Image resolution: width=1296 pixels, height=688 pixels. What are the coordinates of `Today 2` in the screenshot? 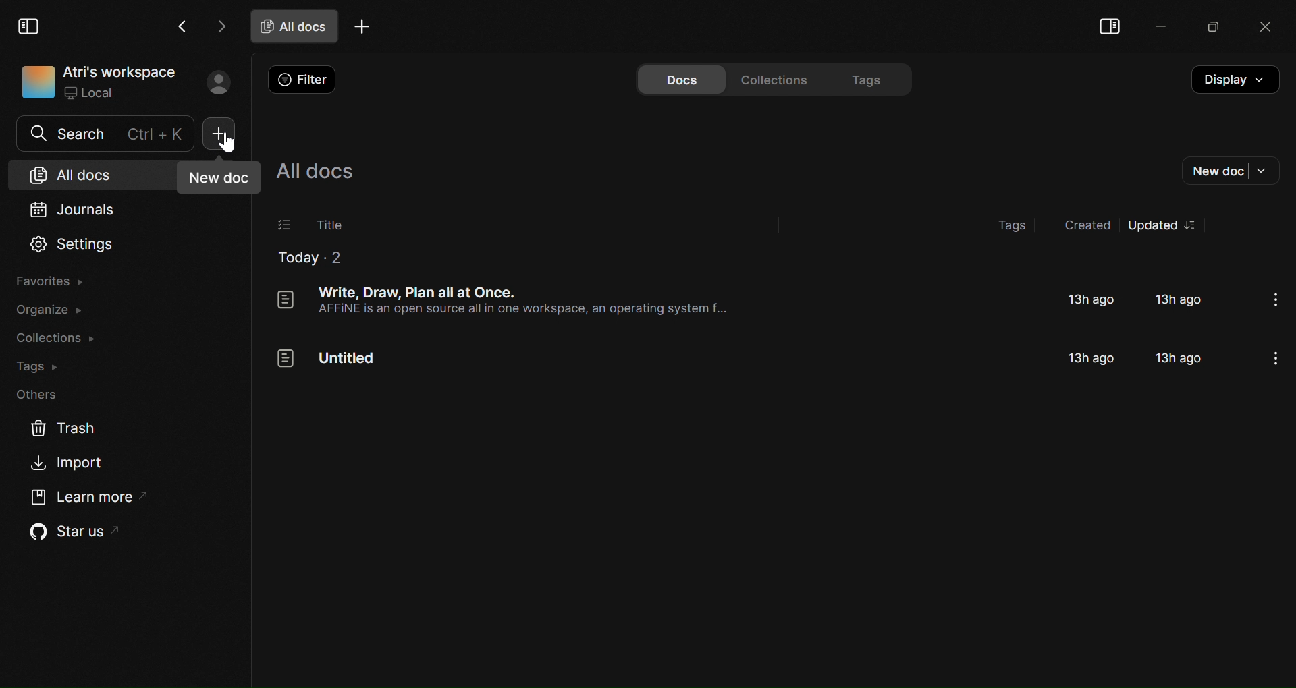 It's located at (309, 258).